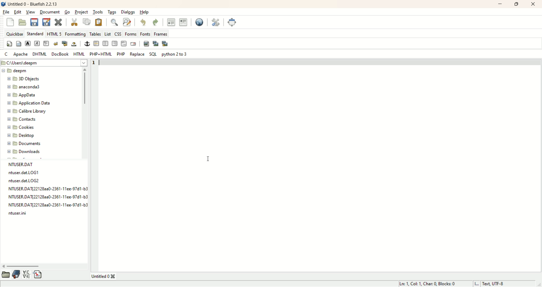 The height and width of the screenshot is (287, 542). I want to click on insert thumbnail, so click(156, 44).